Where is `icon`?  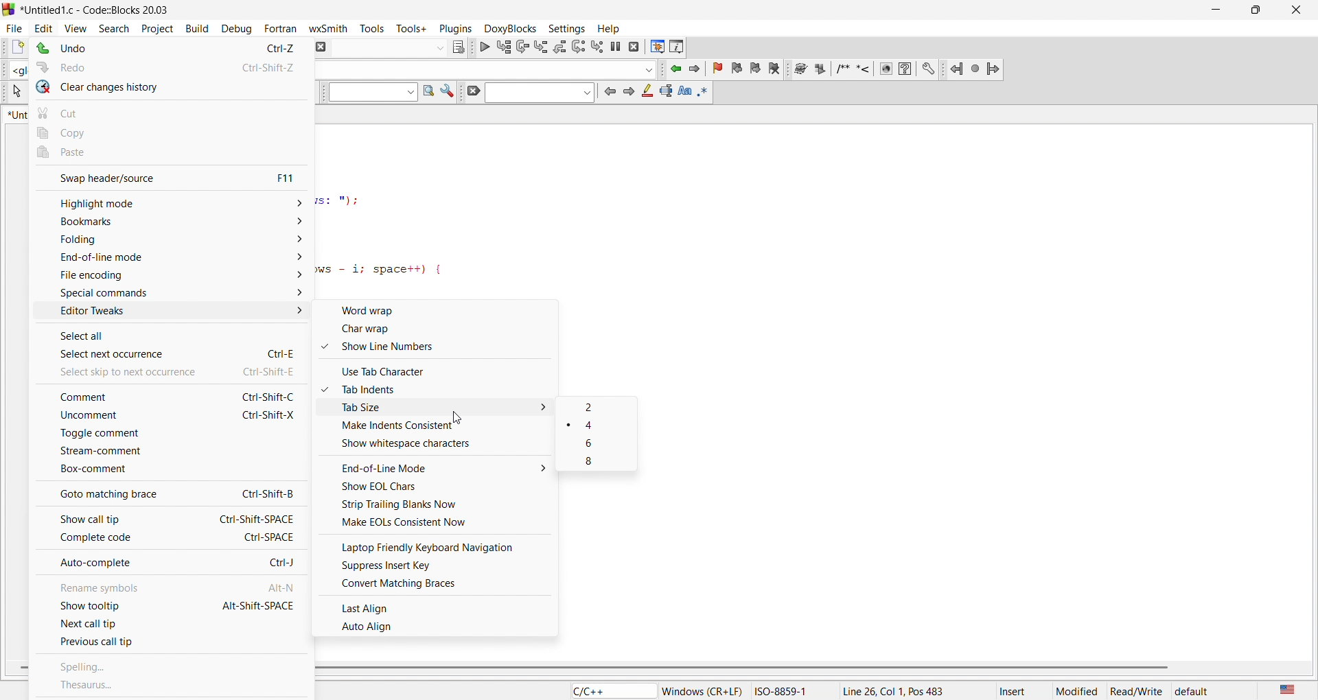
icon is located at coordinates (472, 91).